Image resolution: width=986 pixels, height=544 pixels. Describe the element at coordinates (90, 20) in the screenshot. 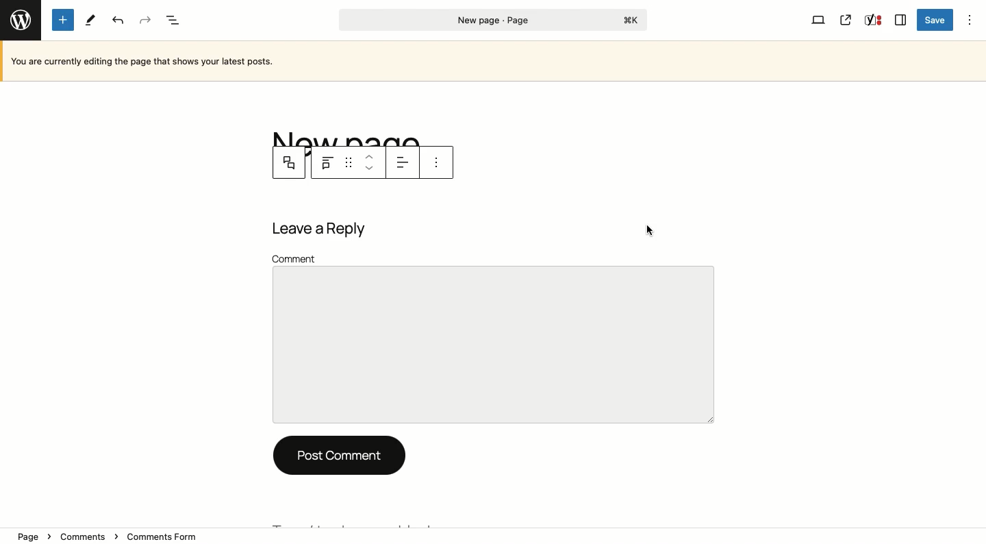

I see `Tools` at that location.